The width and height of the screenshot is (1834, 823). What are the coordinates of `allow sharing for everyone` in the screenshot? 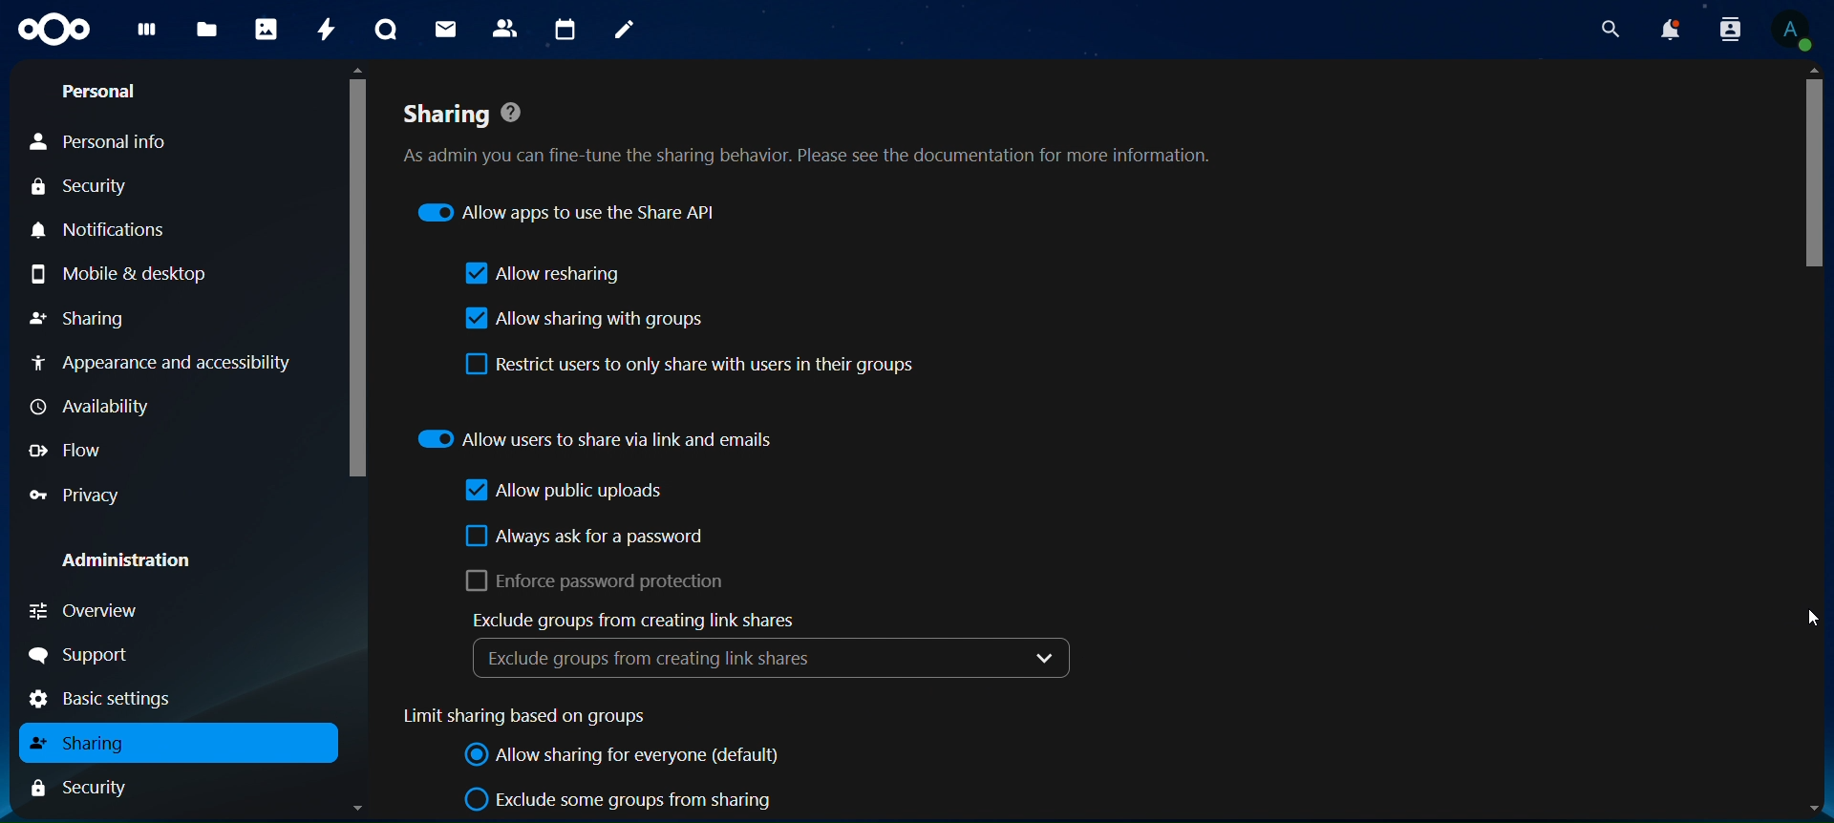 It's located at (632, 755).